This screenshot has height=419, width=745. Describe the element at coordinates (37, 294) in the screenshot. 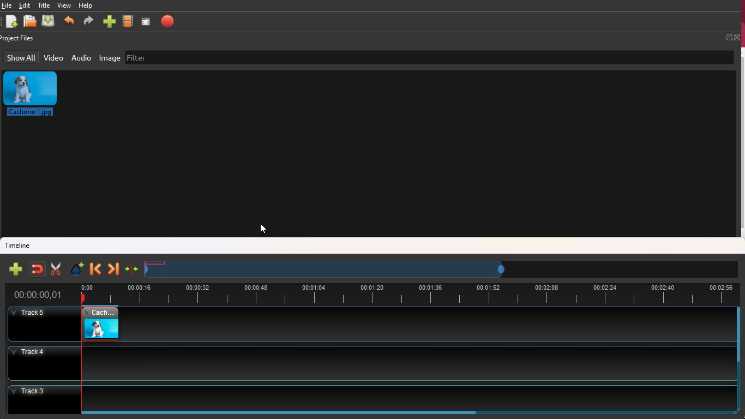

I see `time` at that location.